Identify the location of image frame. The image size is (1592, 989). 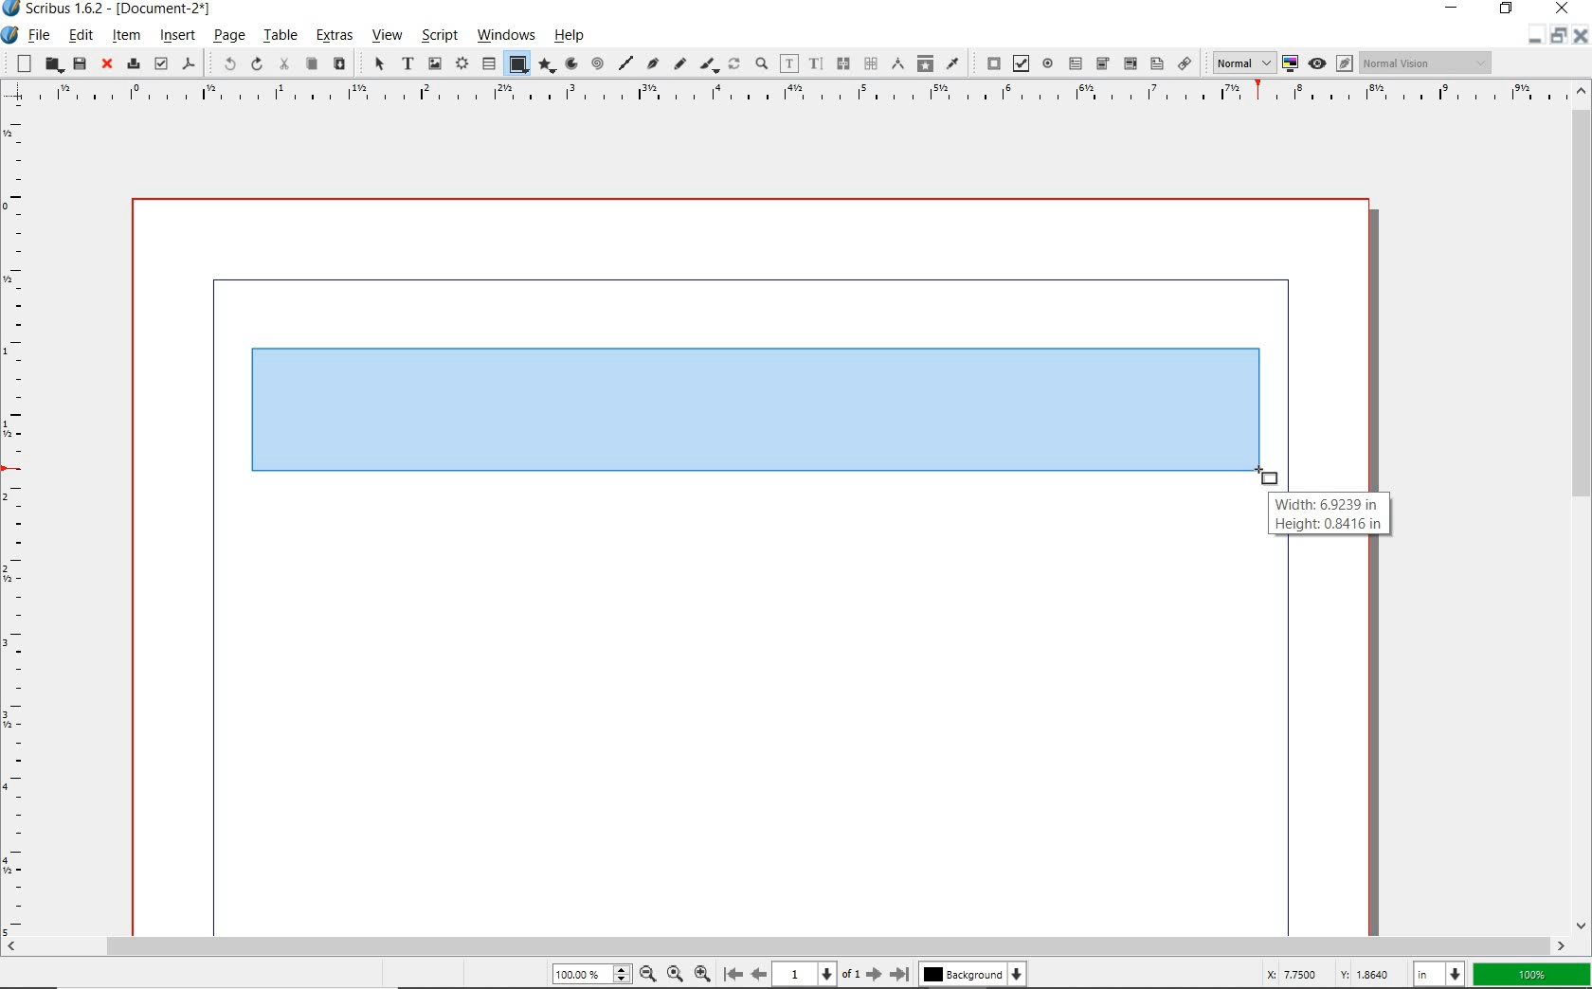
(434, 63).